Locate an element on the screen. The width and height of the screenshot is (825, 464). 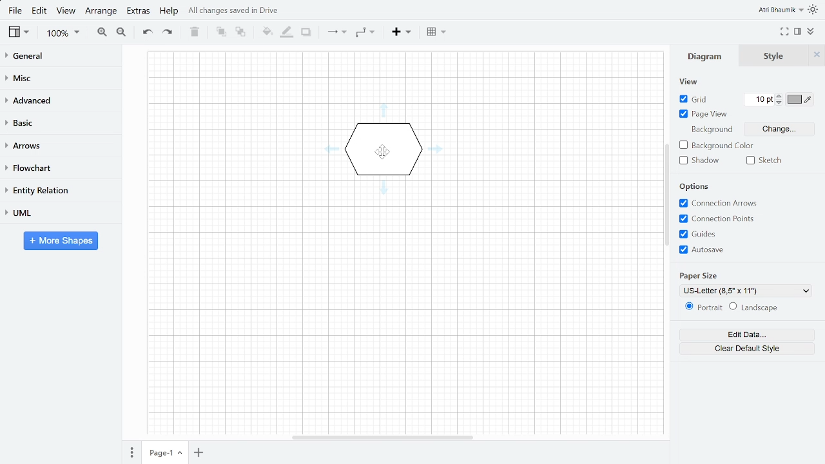
To front is located at coordinates (221, 33).